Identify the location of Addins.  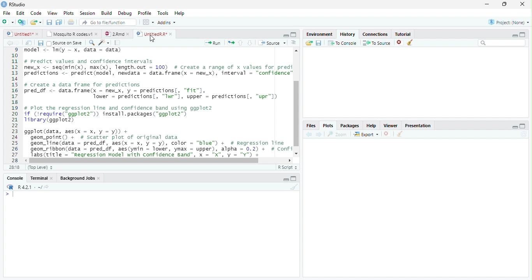
(167, 22).